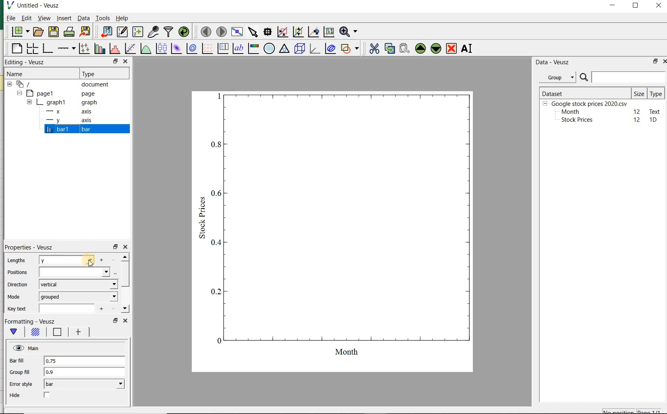  What do you see at coordinates (19, 372) in the screenshot?
I see `Group fill` at bounding box center [19, 372].